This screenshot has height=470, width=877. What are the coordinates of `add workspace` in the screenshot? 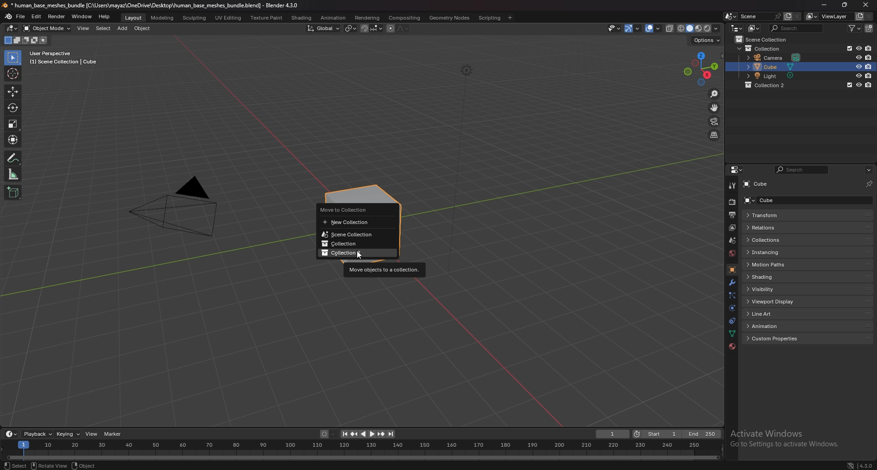 It's located at (509, 18).